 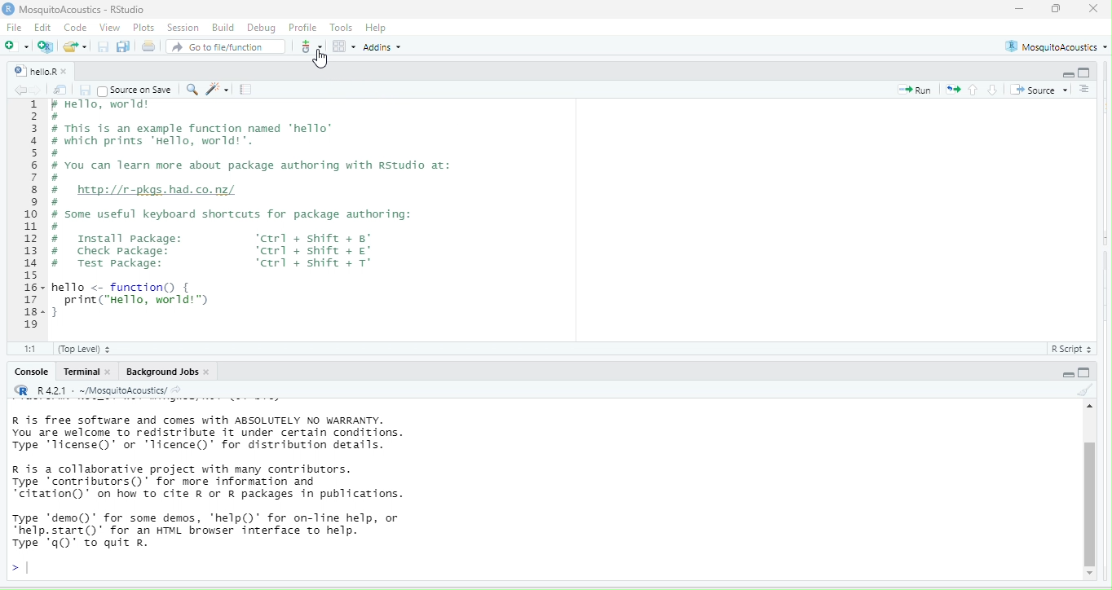 I want to click on close, so click(x=1093, y=10).